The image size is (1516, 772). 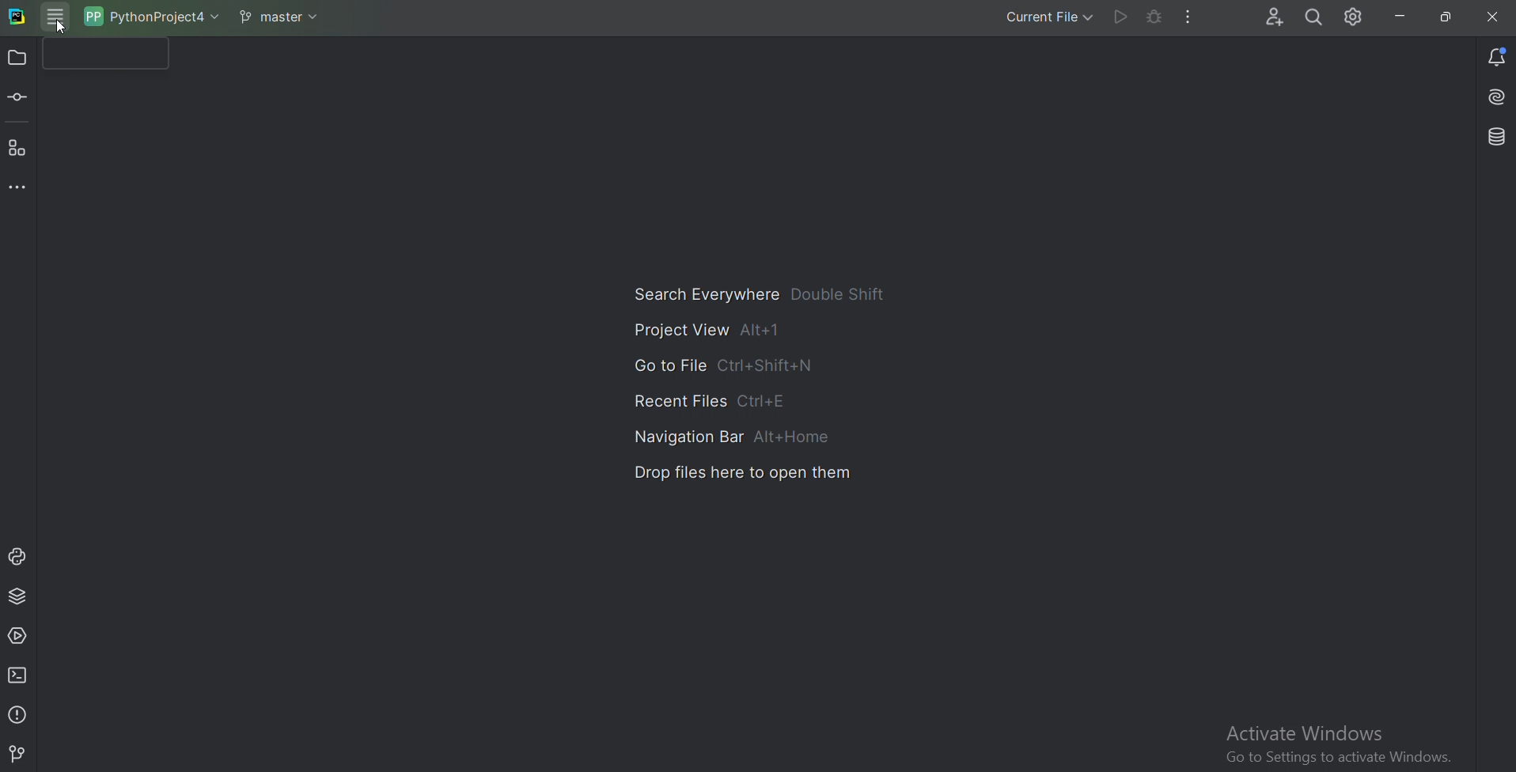 What do you see at coordinates (723, 364) in the screenshot?
I see `Go to file` at bounding box center [723, 364].